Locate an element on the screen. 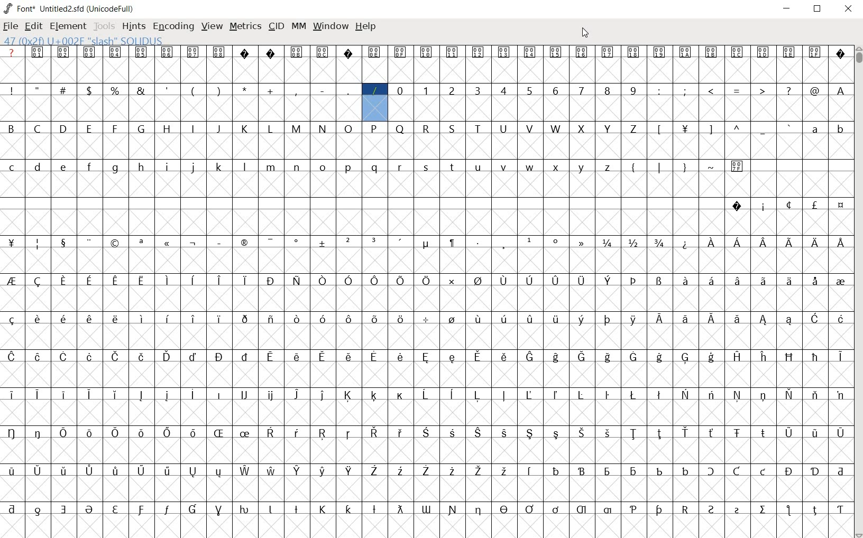  glyph is located at coordinates (530, 128).